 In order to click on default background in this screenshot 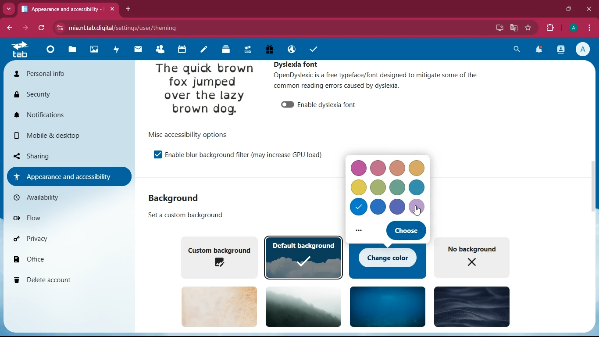, I will do `click(304, 257)`.